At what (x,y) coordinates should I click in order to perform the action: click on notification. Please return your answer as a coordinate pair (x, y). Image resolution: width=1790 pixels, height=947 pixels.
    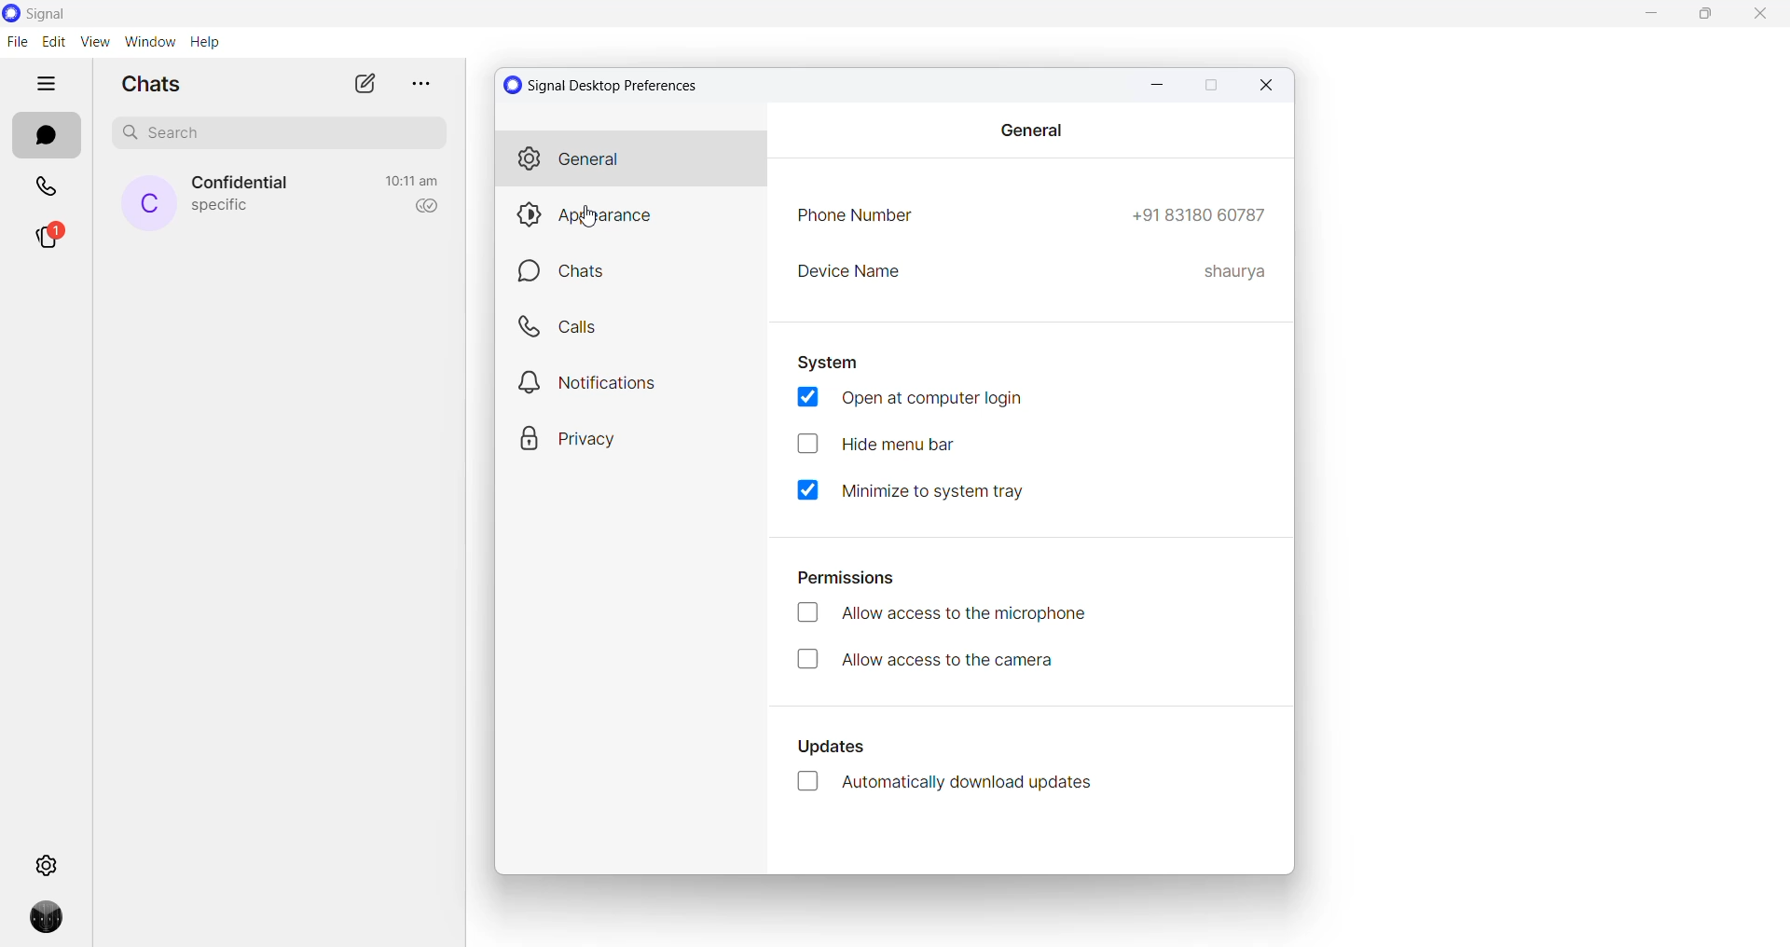
    Looking at the image, I should click on (634, 378).